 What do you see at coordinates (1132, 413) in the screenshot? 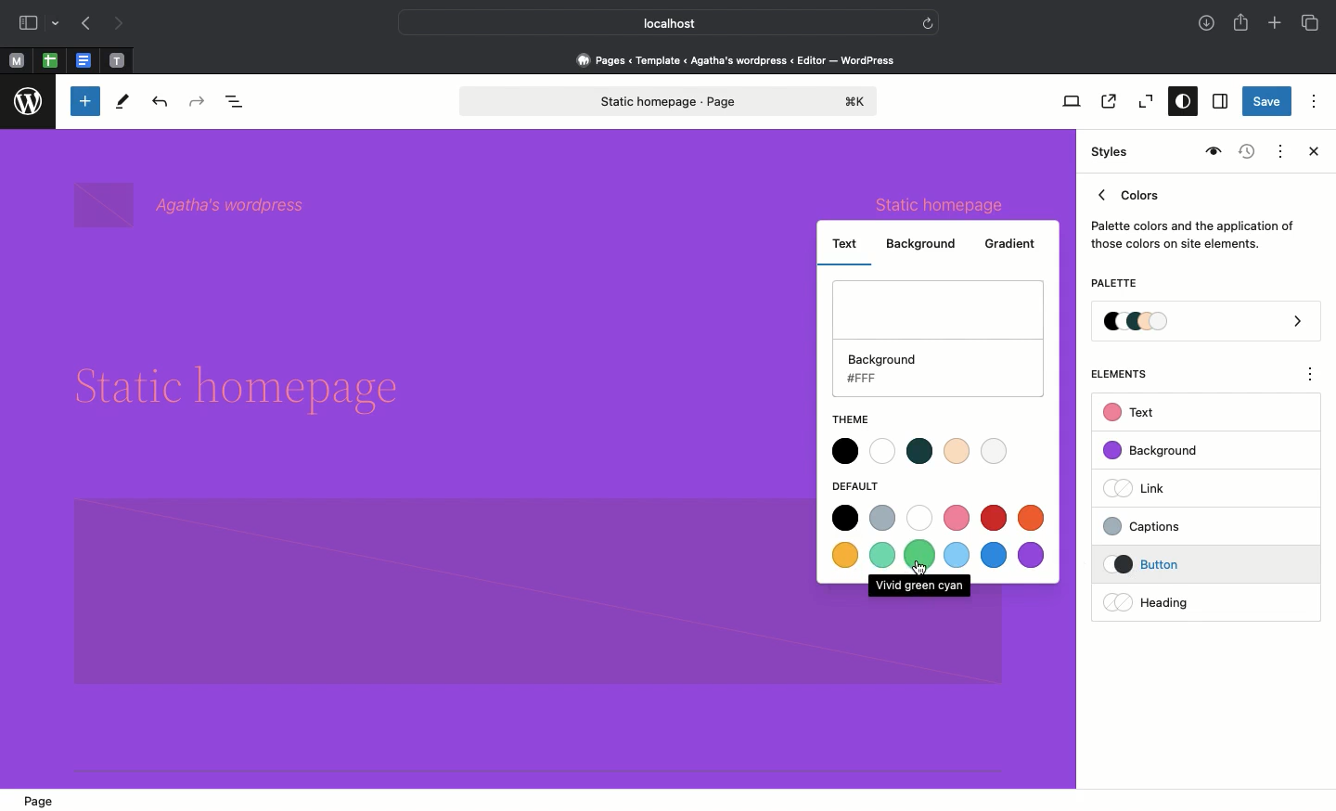
I see `Text` at bounding box center [1132, 413].